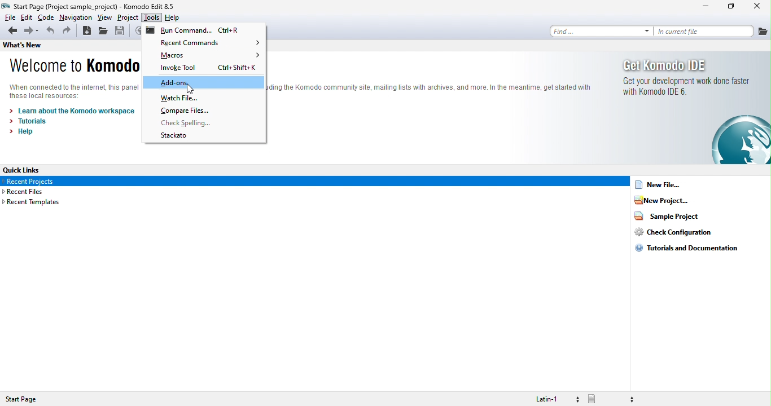  Describe the element at coordinates (32, 32) in the screenshot. I see `forward` at that location.